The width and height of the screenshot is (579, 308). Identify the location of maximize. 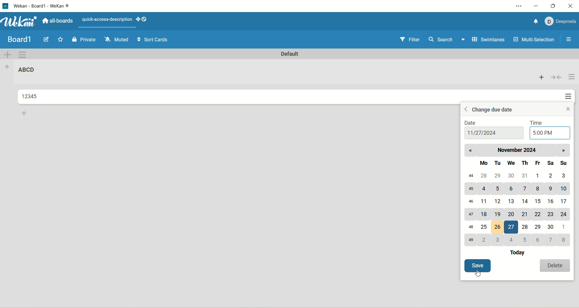
(554, 6).